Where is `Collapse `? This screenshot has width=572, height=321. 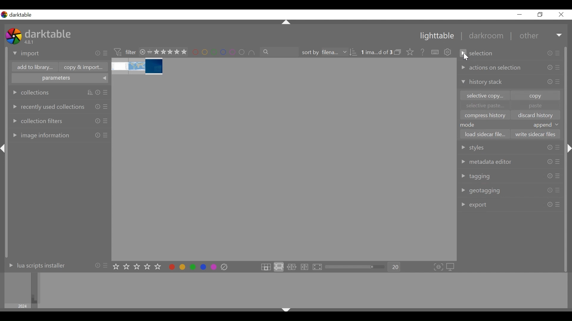 Collapse  is located at coordinates (570, 149).